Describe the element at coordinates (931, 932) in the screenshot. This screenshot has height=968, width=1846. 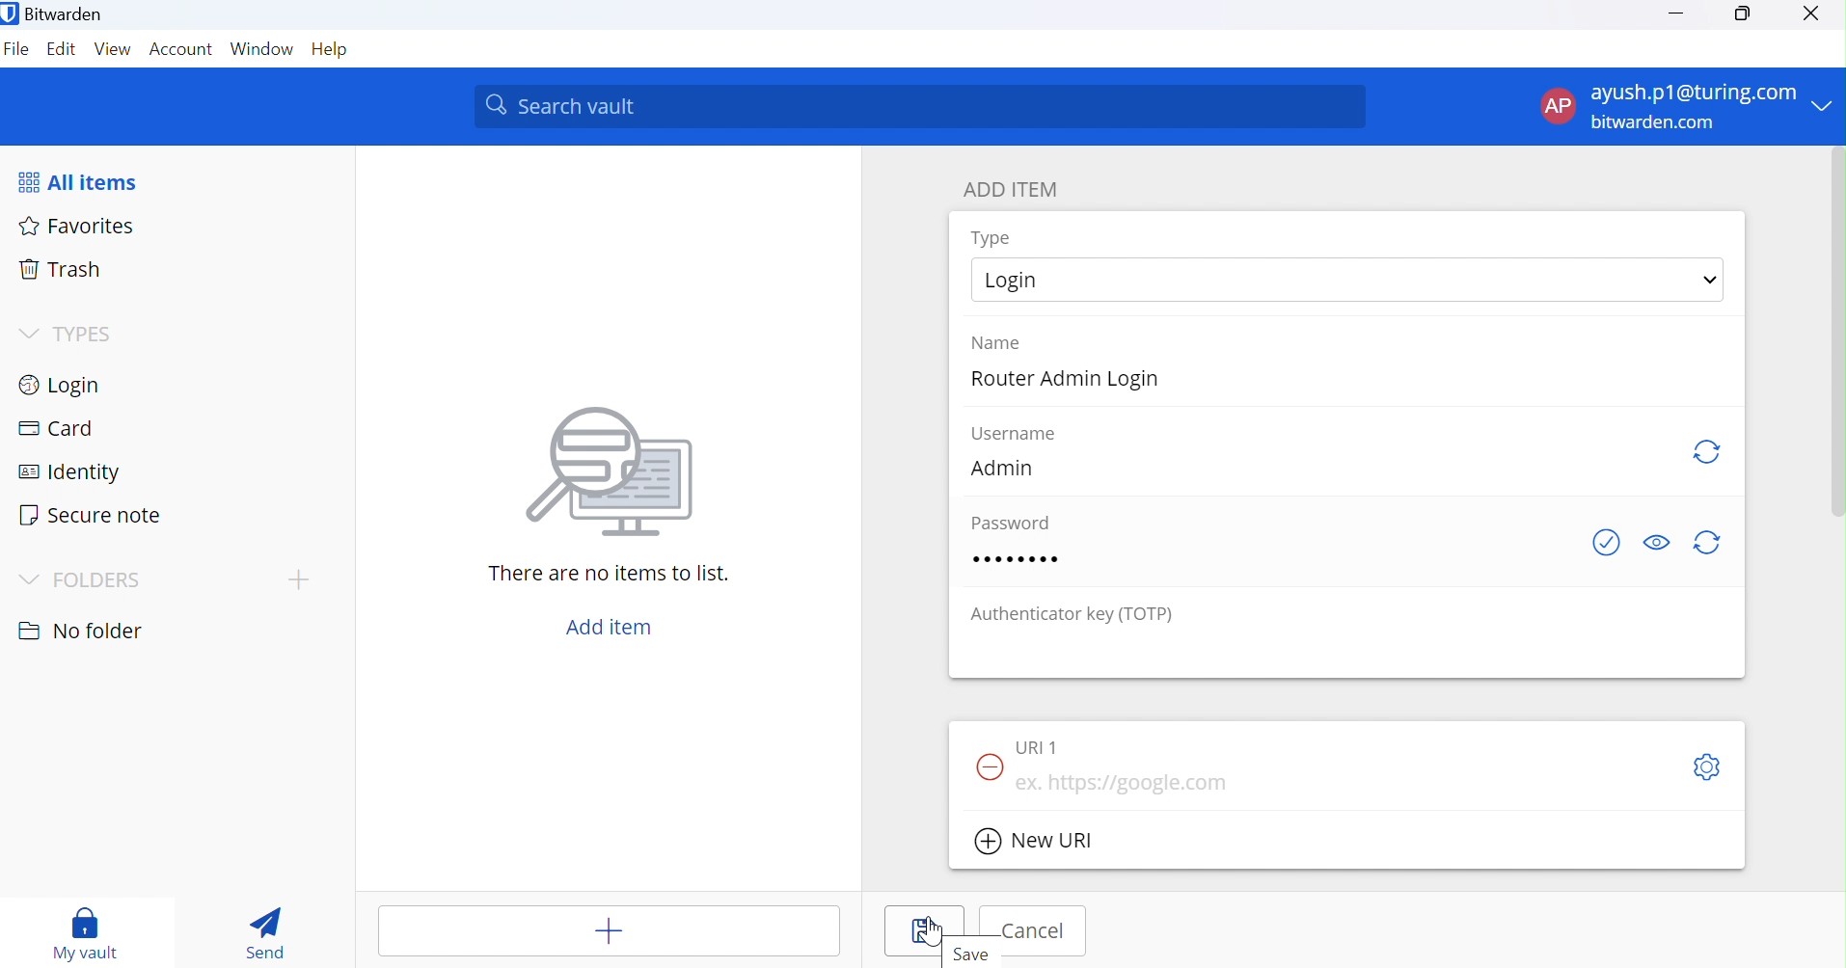
I see `Cursor` at that location.